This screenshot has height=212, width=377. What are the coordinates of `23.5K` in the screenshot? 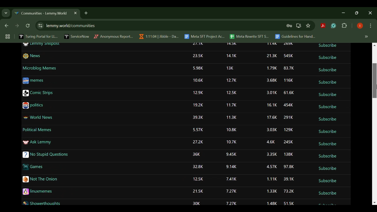 It's located at (199, 56).